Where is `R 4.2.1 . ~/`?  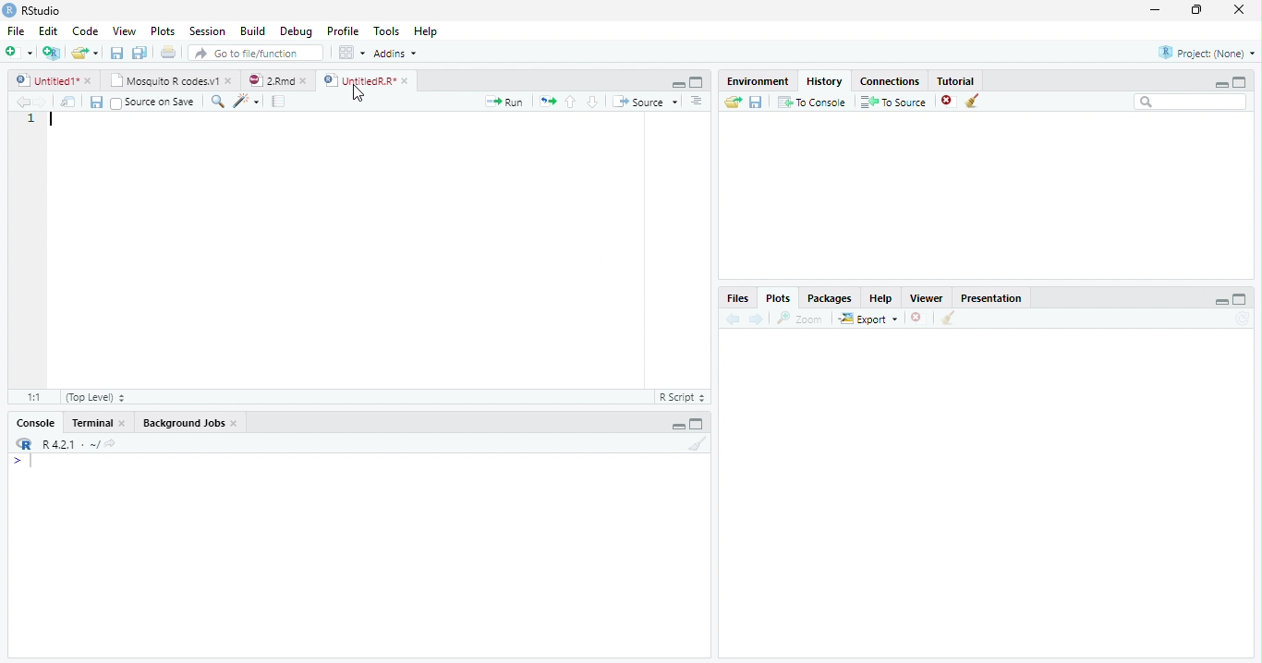 R 4.2.1 . ~/ is located at coordinates (70, 444).